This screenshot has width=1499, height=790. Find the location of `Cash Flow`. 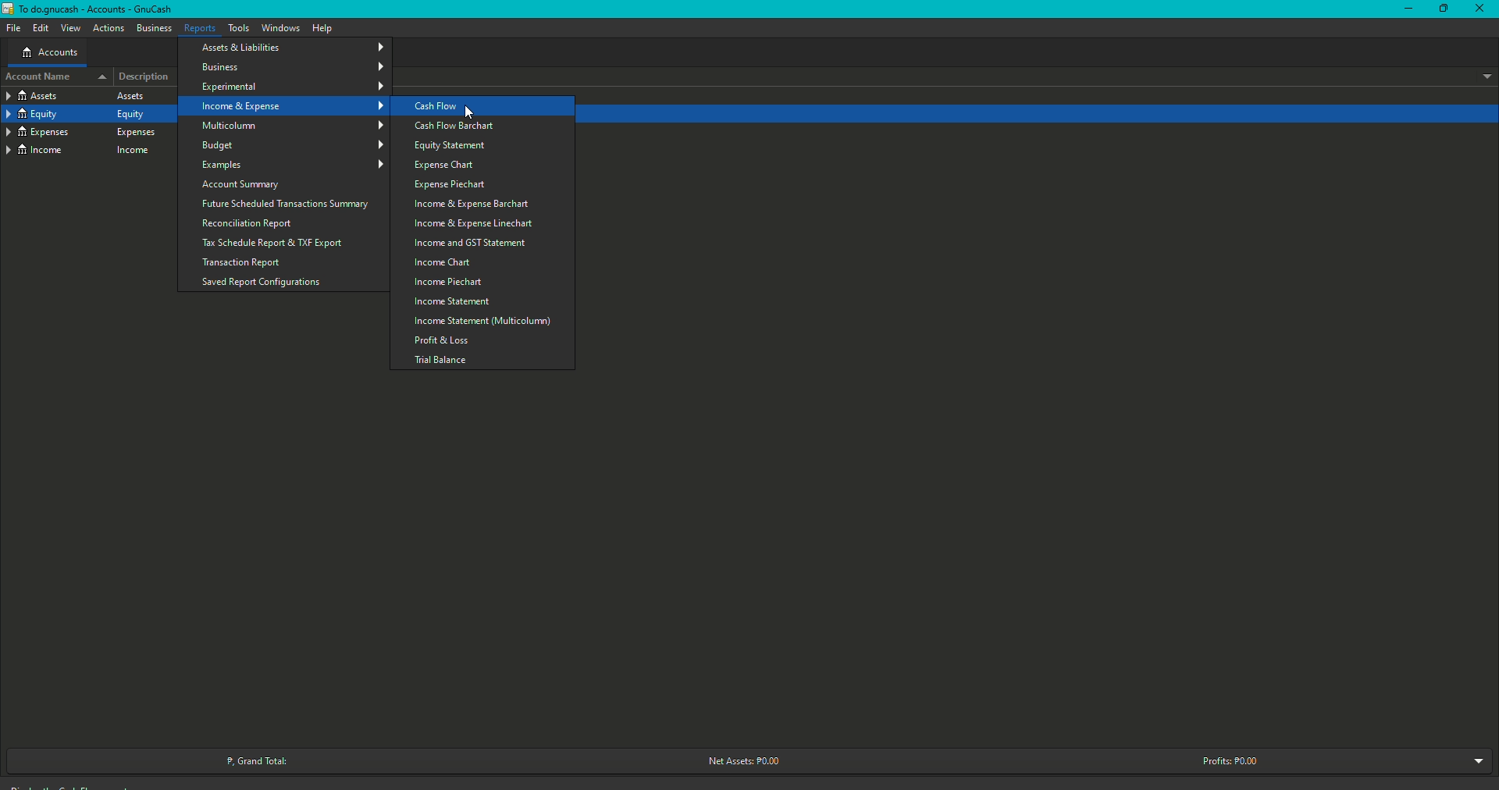

Cash Flow is located at coordinates (437, 105).